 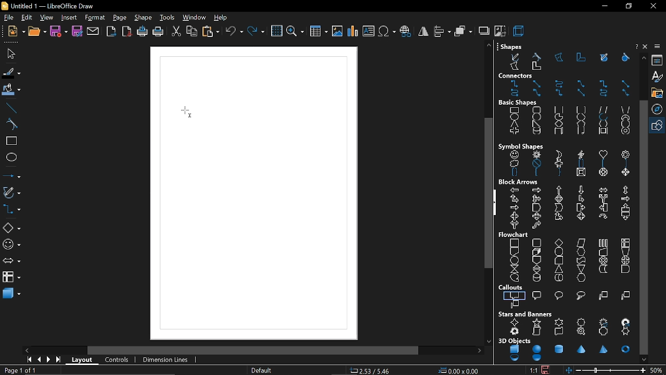 What do you see at coordinates (581, 268) in the screenshot?
I see `merge` at bounding box center [581, 268].